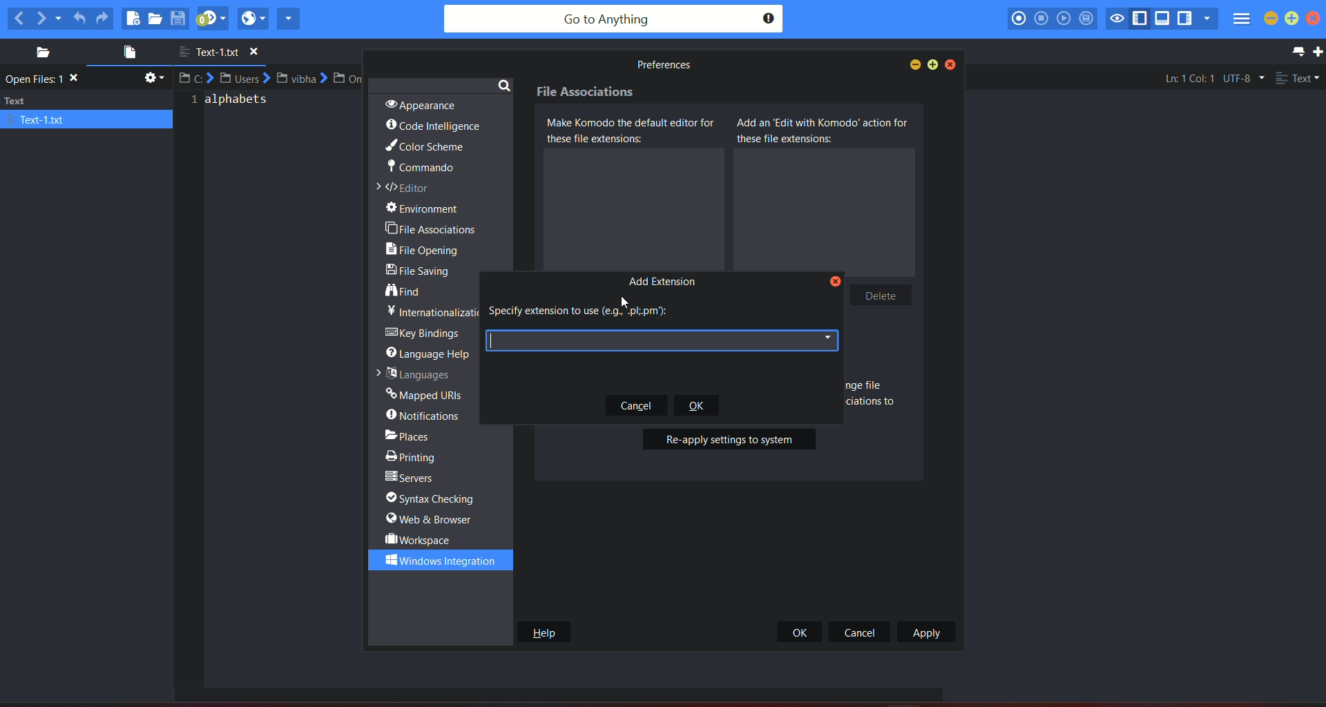 This screenshot has height=707, width=1326. Describe the element at coordinates (428, 311) in the screenshot. I see `text` at that location.